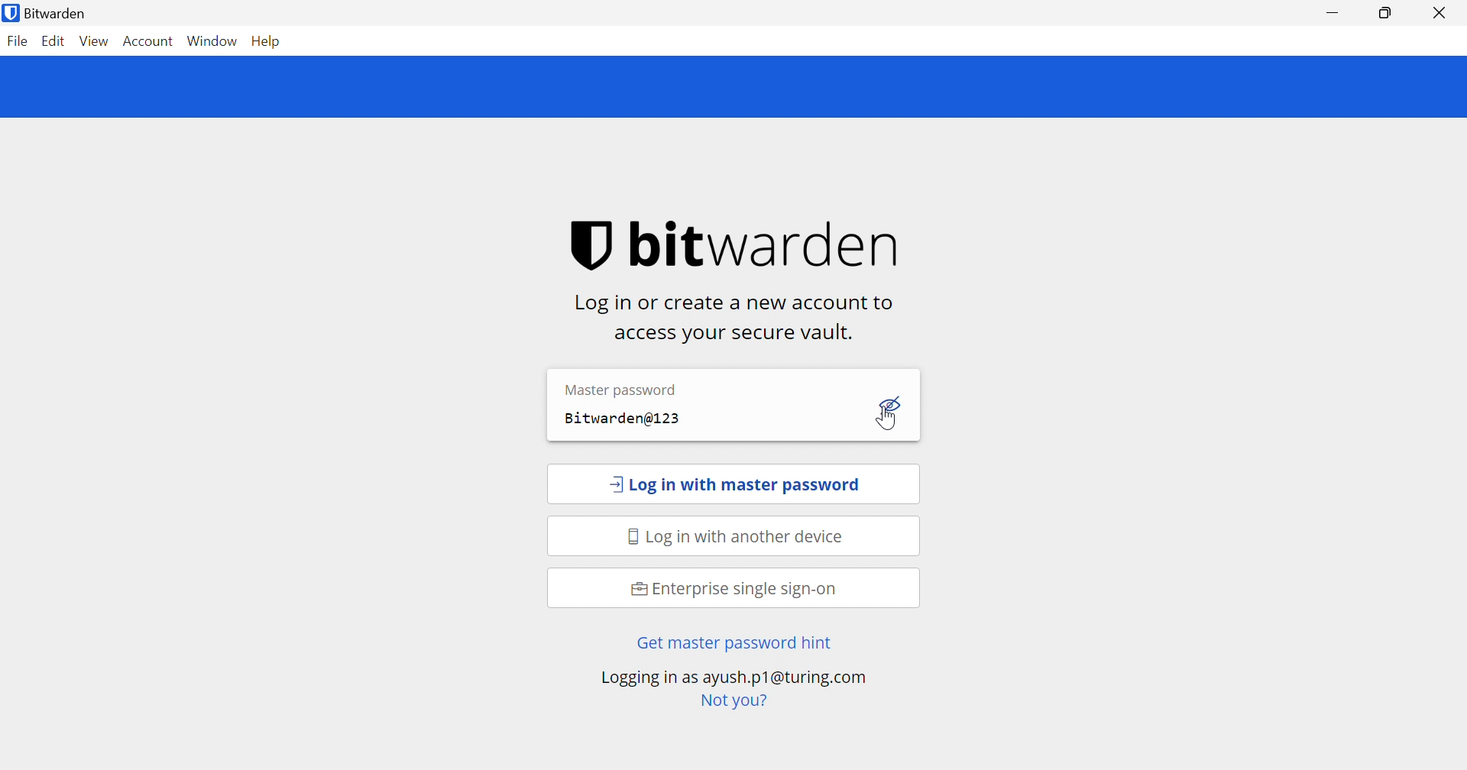 Image resolution: width=1467 pixels, height=770 pixels. Describe the element at coordinates (1336, 12) in the screenshot. I see `Minimize` at that location.